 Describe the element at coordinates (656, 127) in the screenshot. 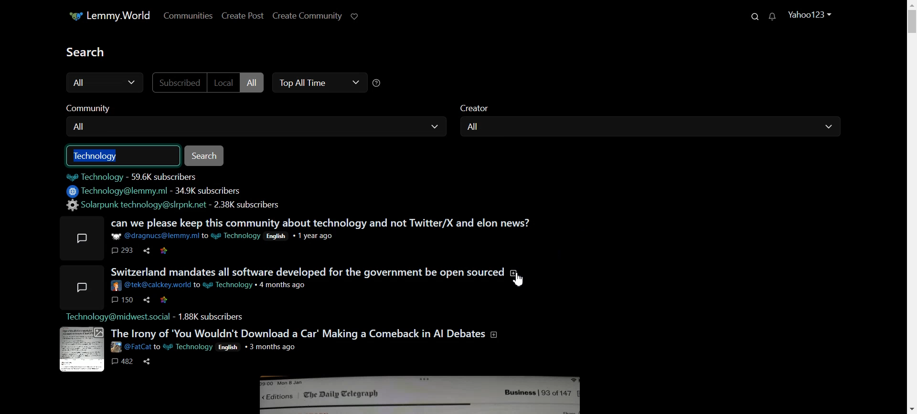

I see `All` at that location.